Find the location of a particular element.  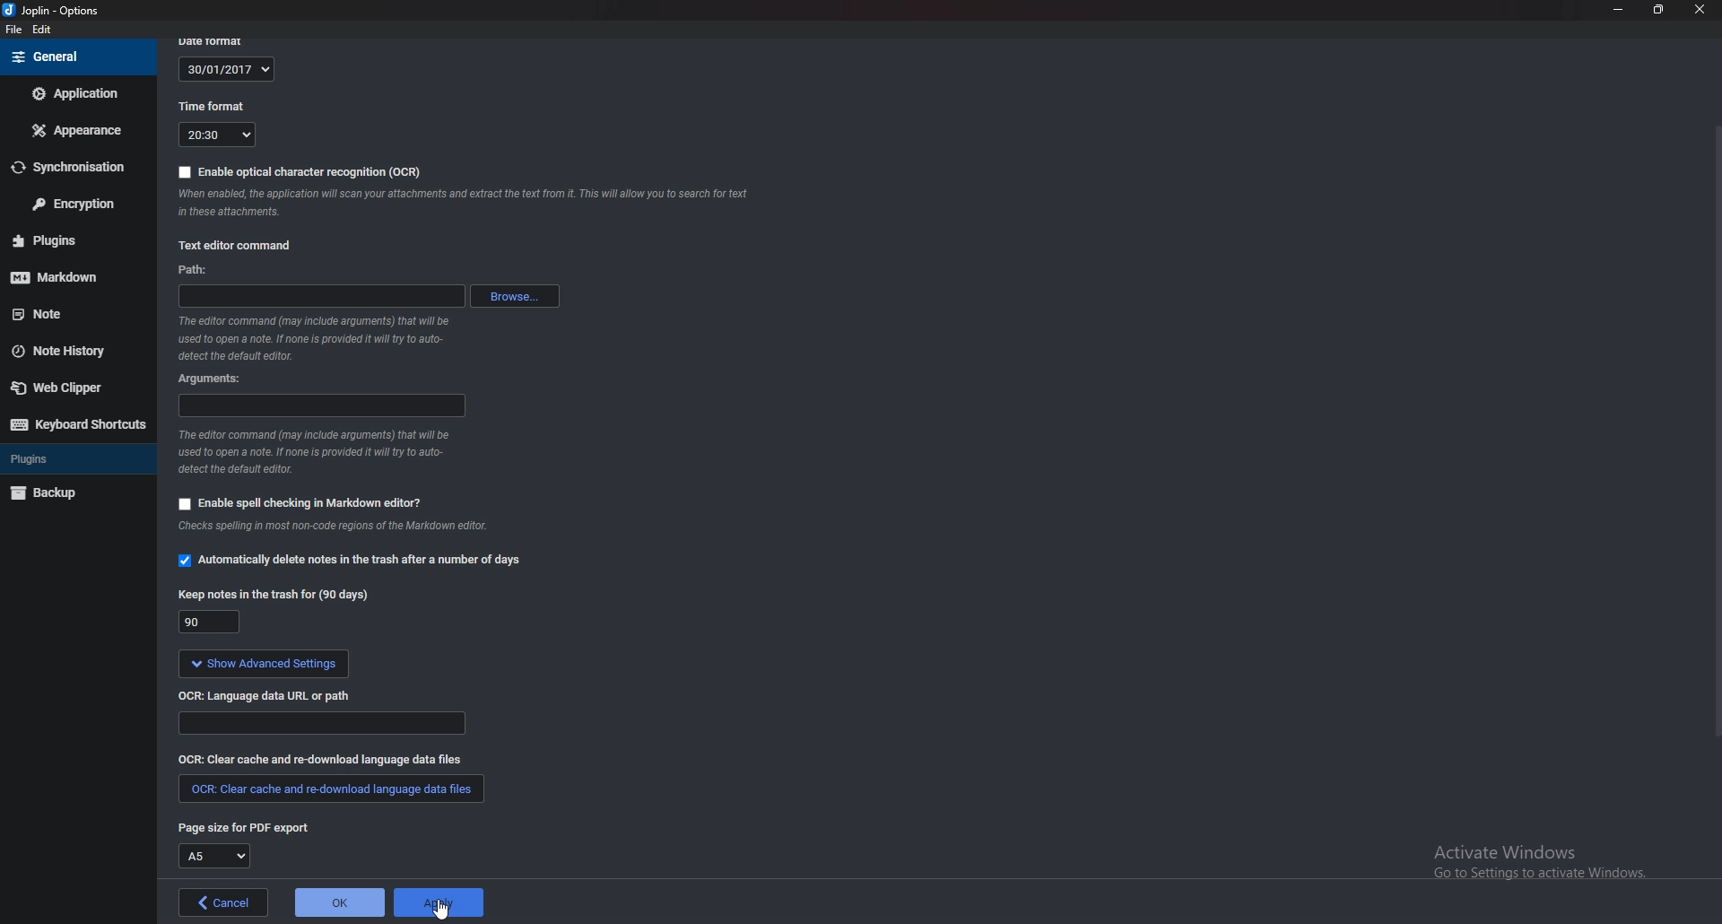

path is located at coordinates (321, 298).